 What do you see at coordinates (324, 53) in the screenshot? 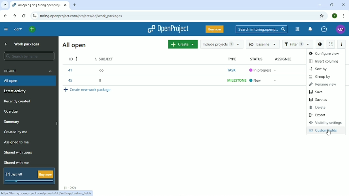
I see `Configure view` at bounding box center [324, 53].